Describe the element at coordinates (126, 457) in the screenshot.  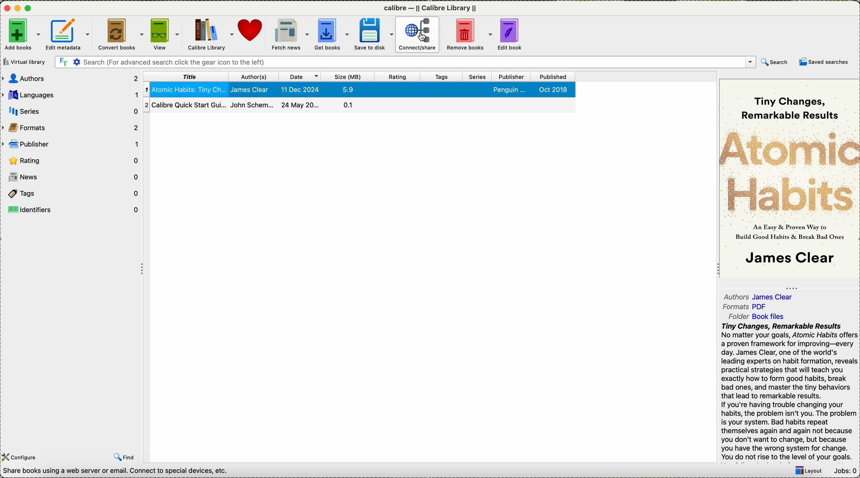
I see `find` at that location.